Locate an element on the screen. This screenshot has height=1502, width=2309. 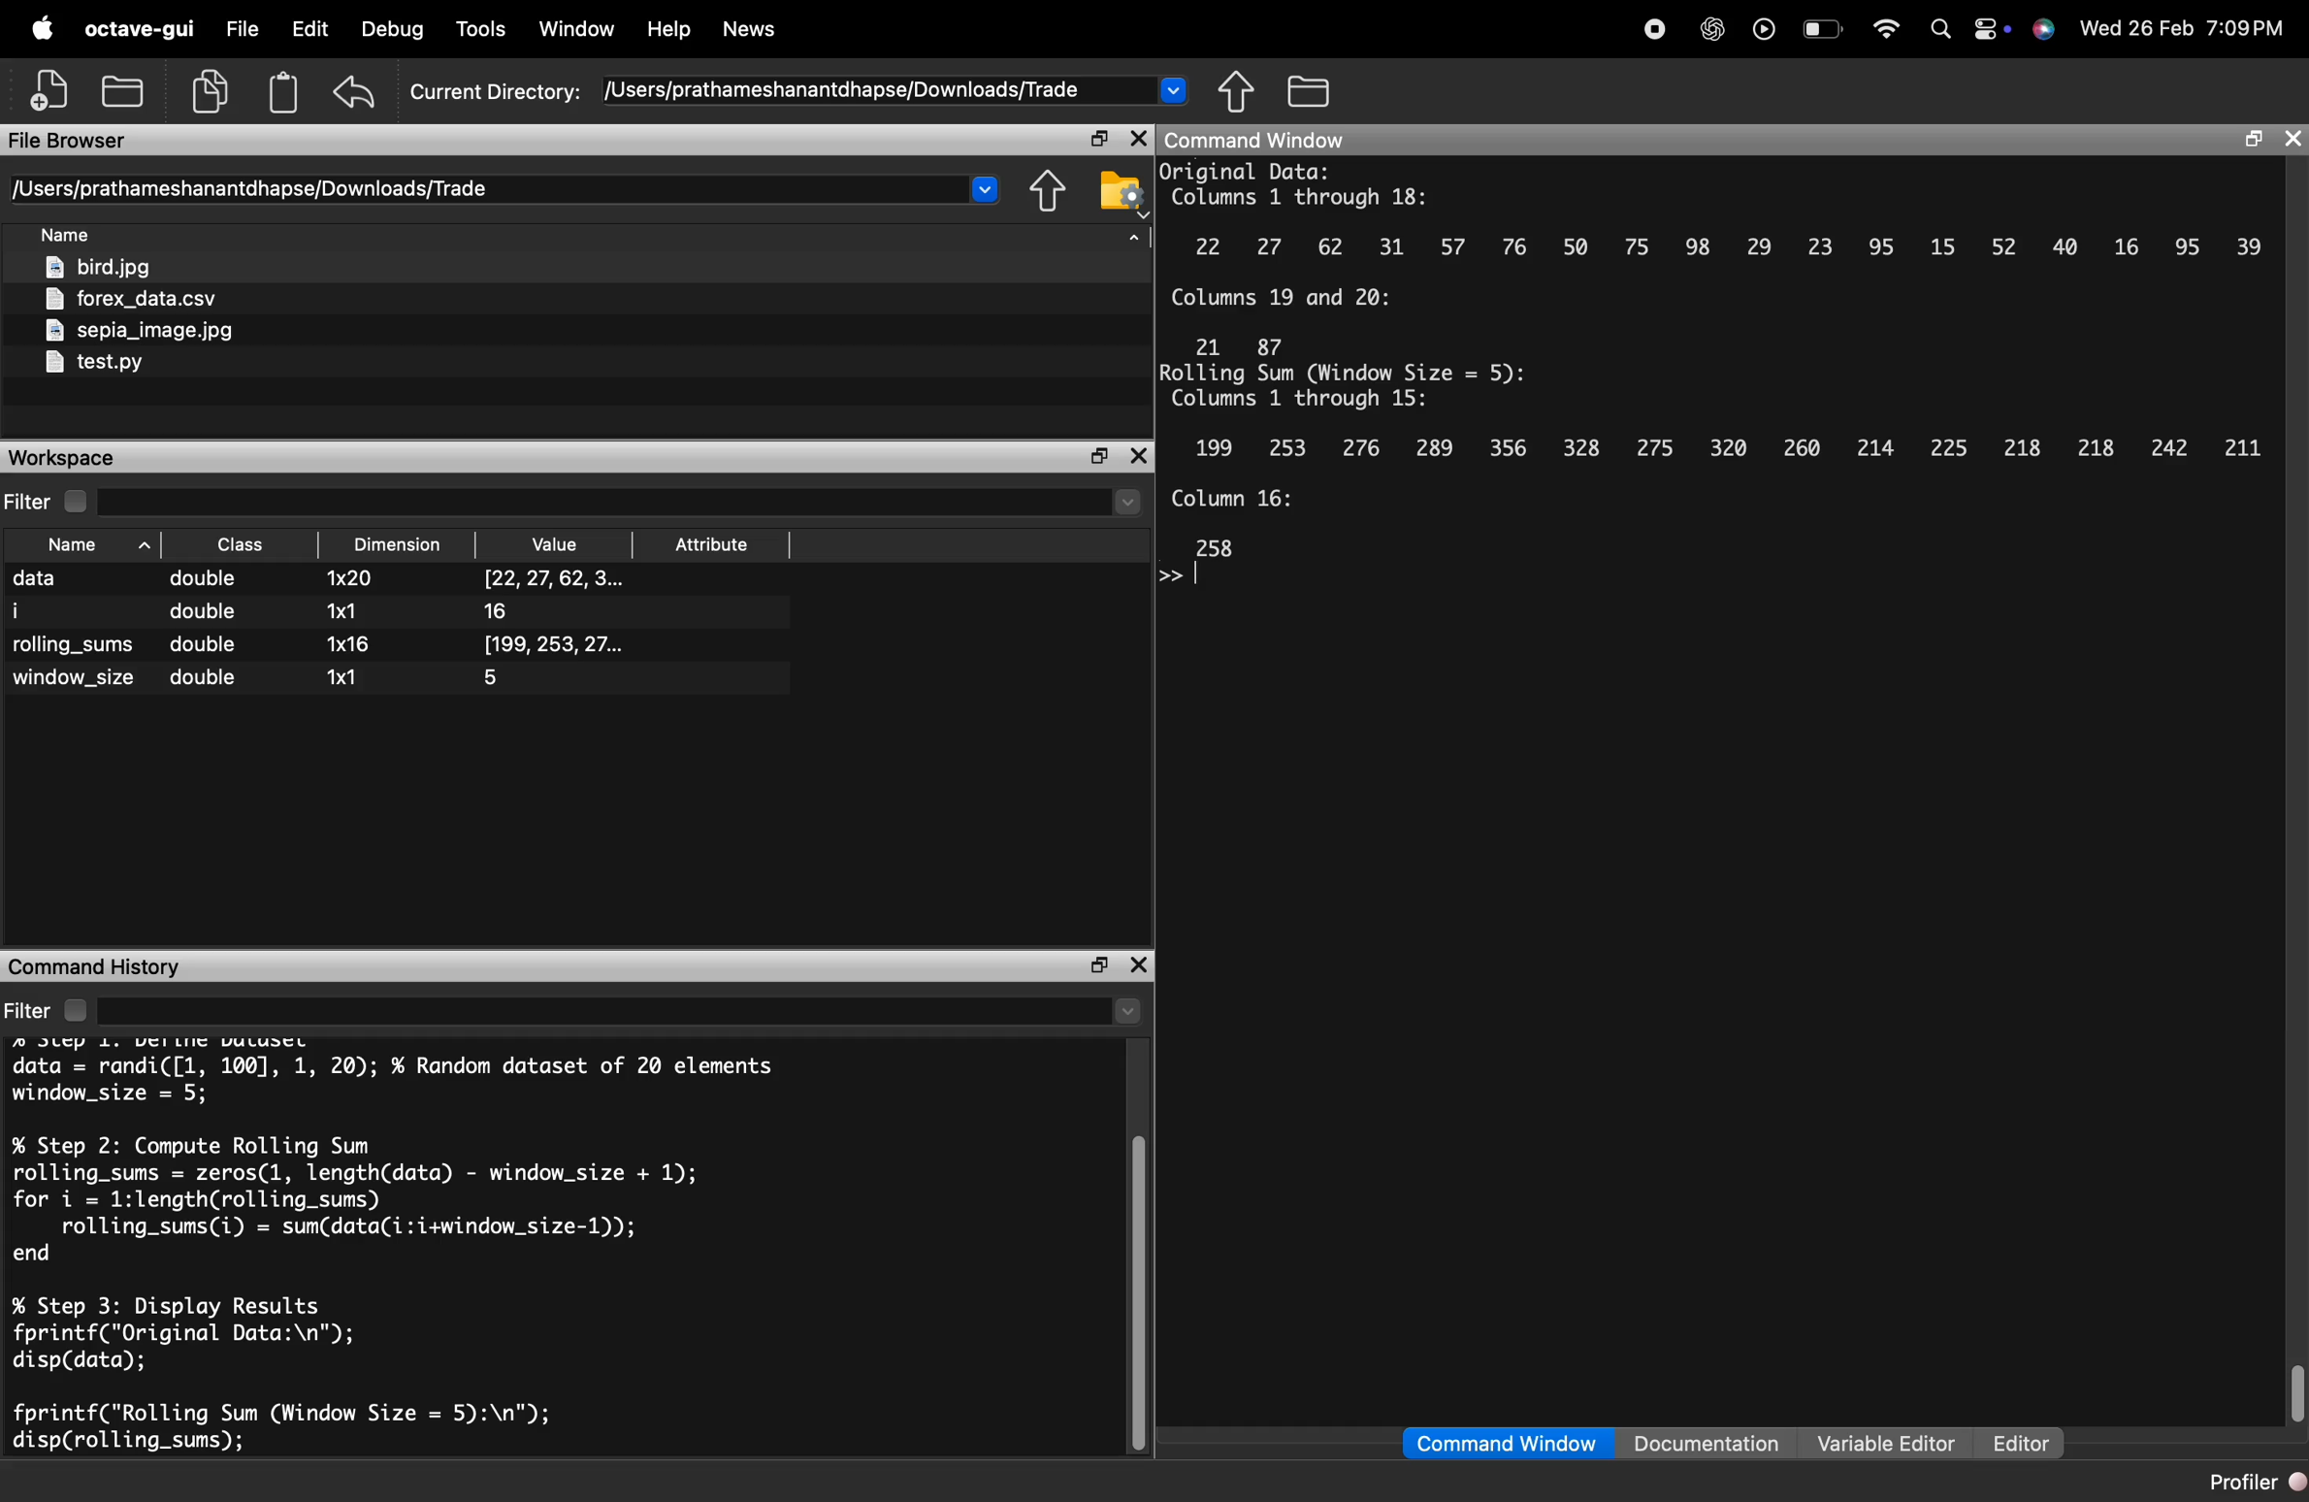
edit is located at coordinates (314, 29).